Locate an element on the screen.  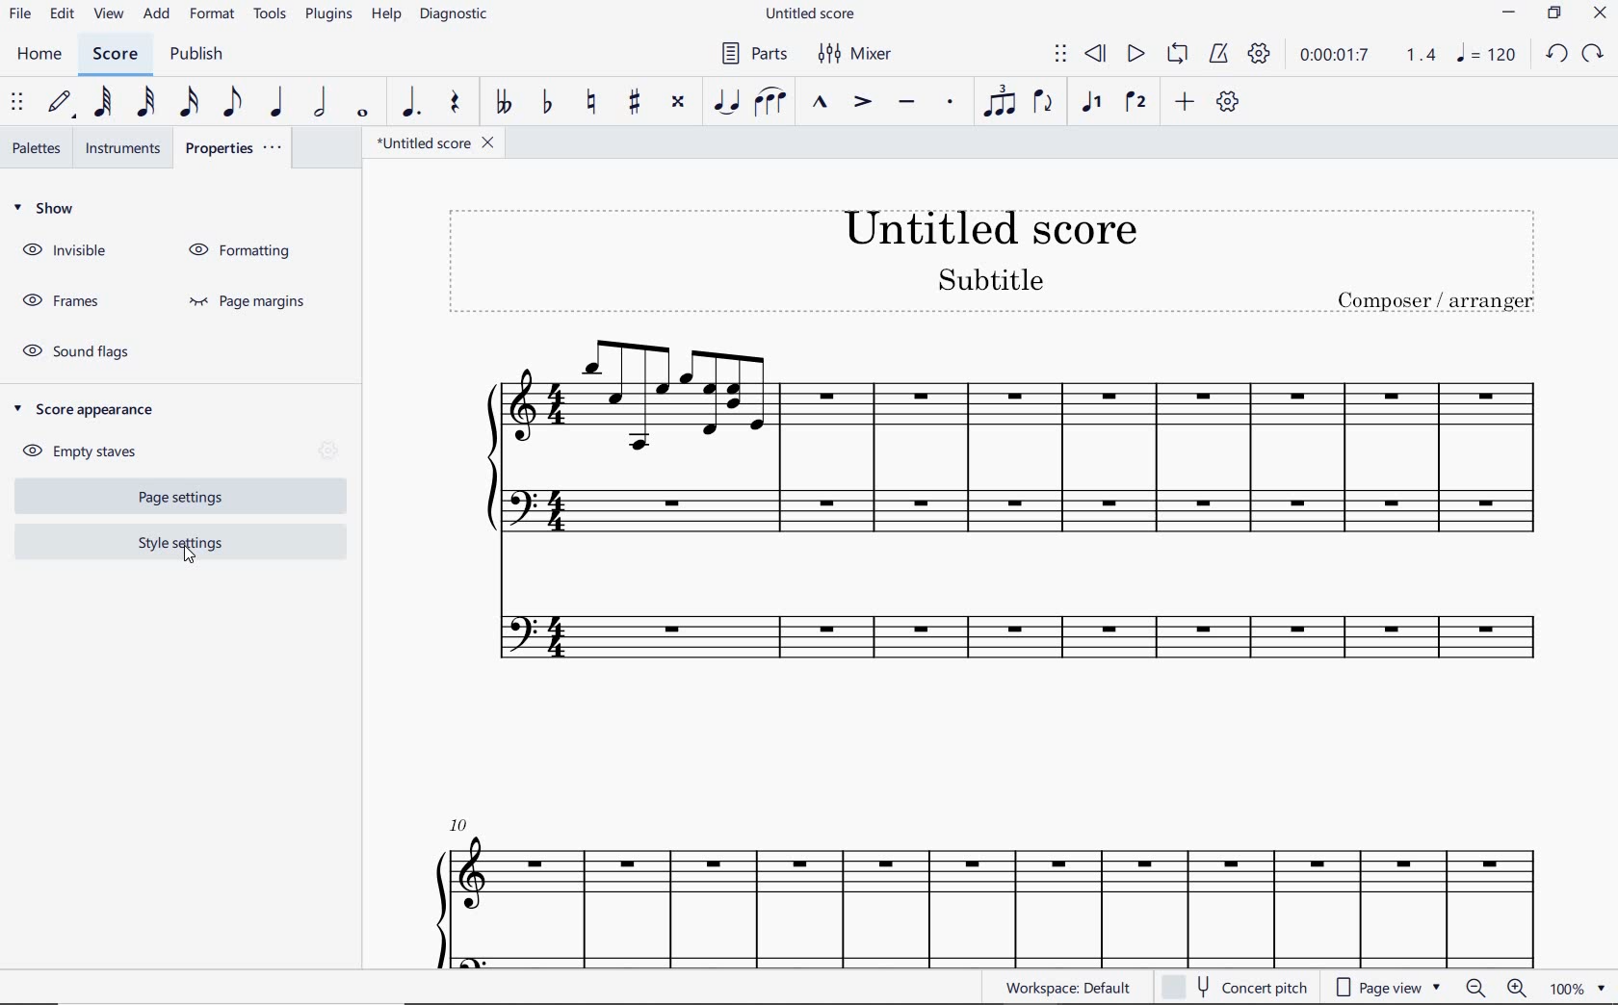
REST is located at coordinates (455, 103).